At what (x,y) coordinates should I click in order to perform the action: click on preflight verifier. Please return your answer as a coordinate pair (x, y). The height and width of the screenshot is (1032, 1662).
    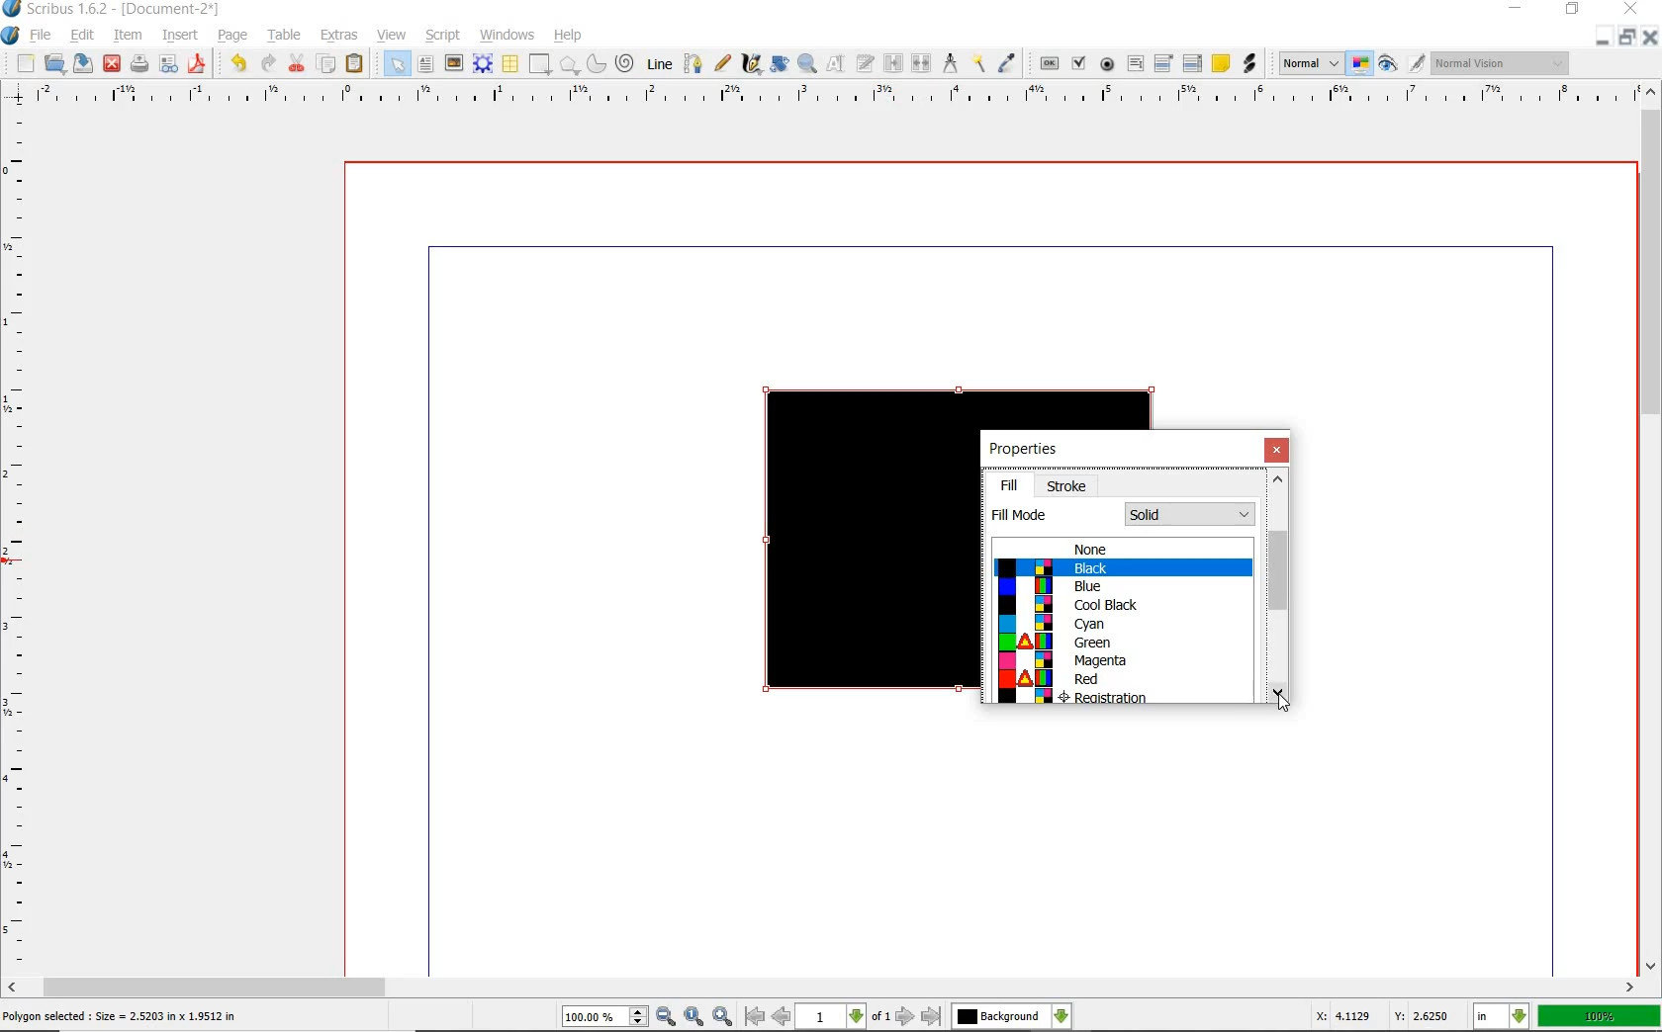
    Looking at the image, I should click on (169, 64).